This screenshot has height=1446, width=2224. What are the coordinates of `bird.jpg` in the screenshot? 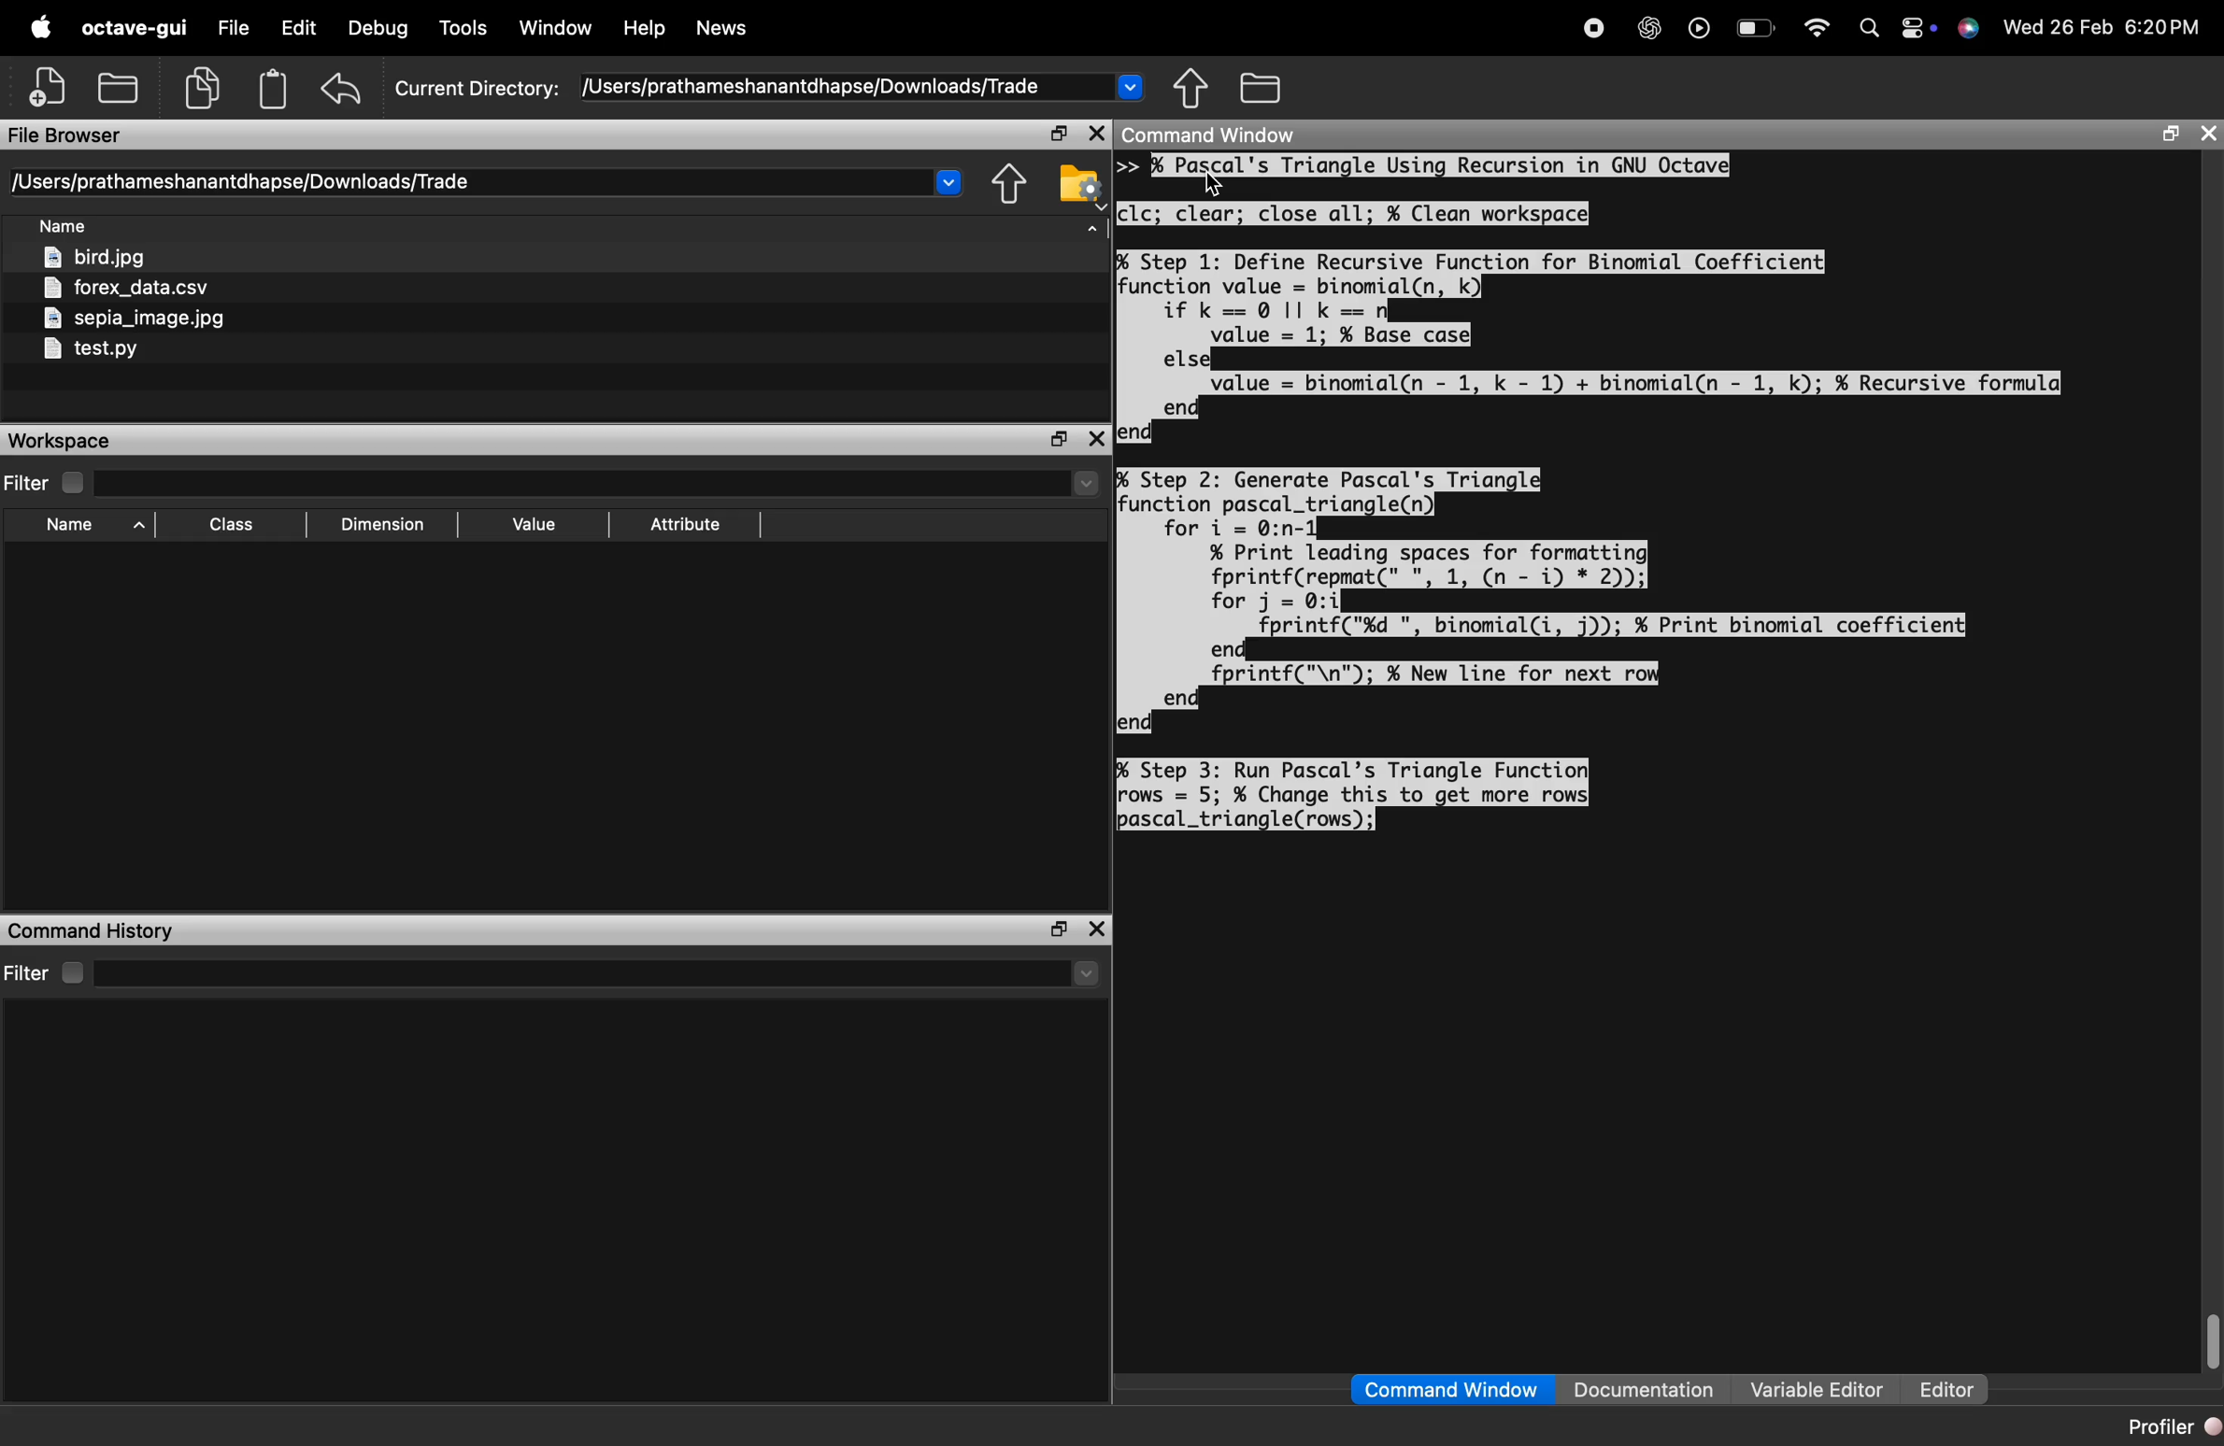 It's located at (99, 258).